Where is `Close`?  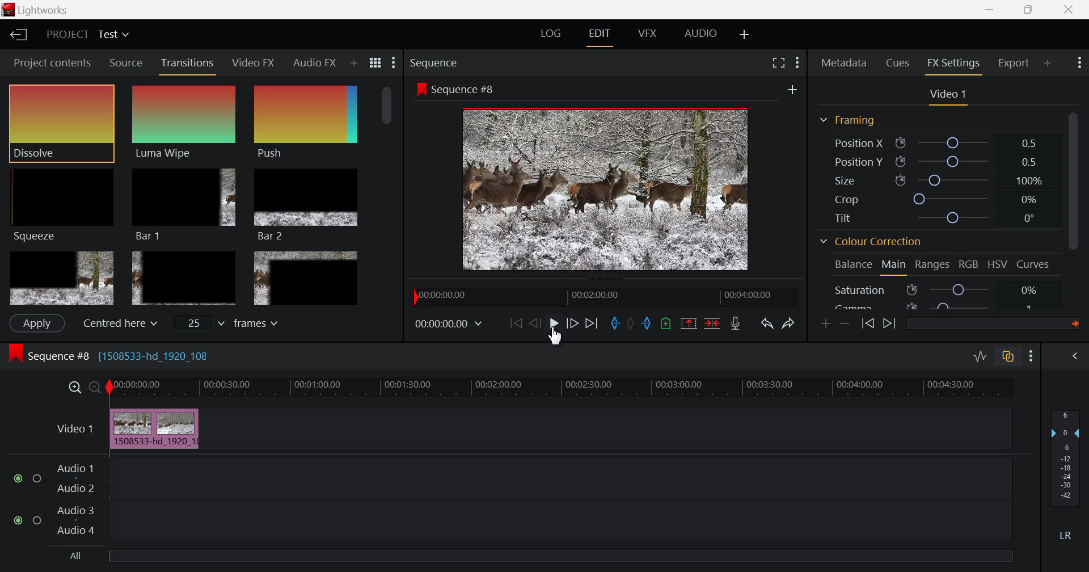 Close is located at coordinates (1066, 10).